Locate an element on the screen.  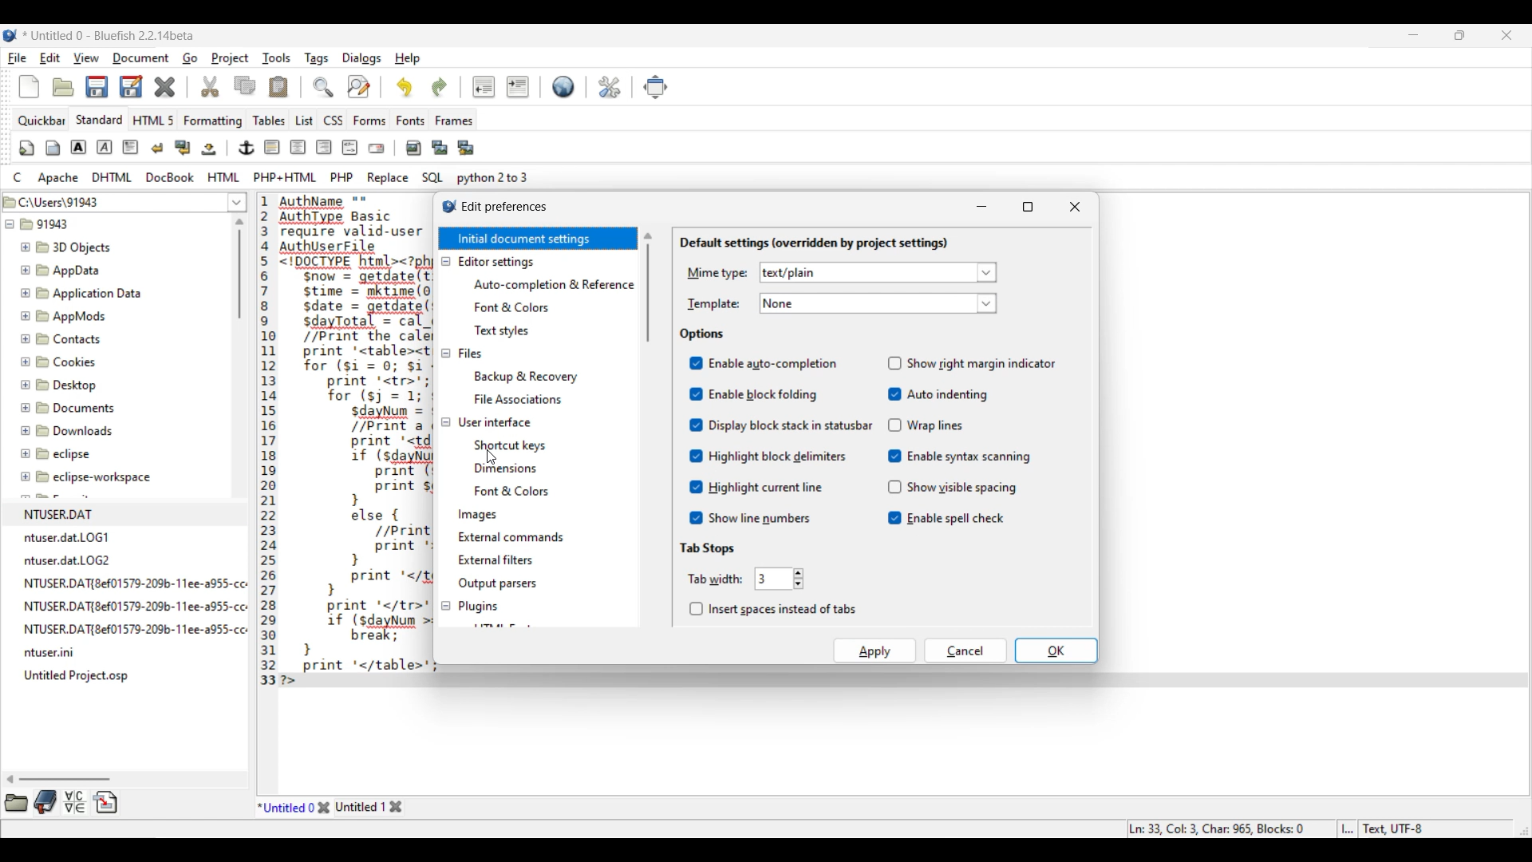
cursor is located at coordinates (484, 461).